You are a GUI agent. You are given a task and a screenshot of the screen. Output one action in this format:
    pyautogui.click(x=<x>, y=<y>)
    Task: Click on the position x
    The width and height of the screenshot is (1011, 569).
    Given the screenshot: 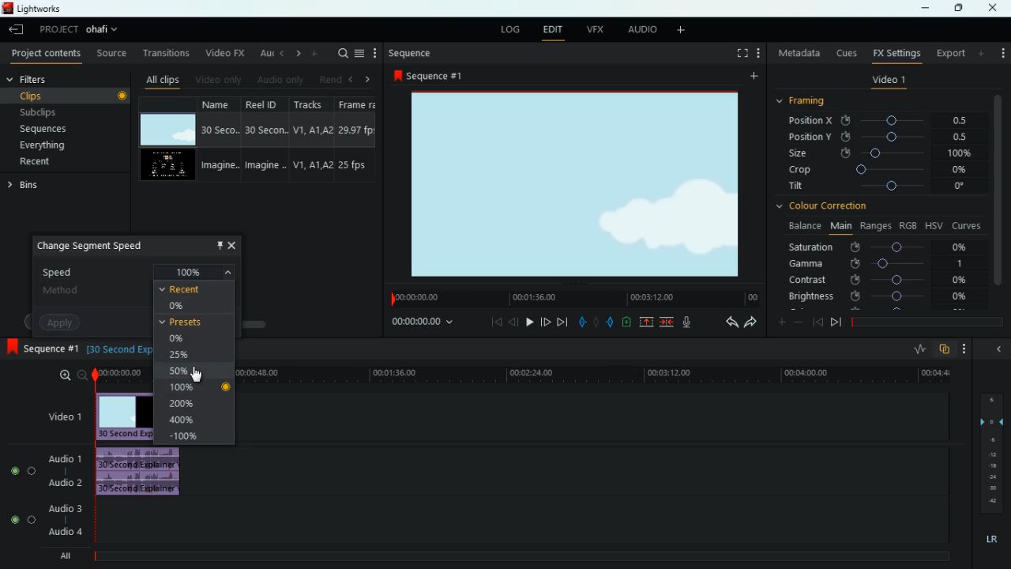 What is the action you would take?
    pyautogui.click(x=881, y=120)
    